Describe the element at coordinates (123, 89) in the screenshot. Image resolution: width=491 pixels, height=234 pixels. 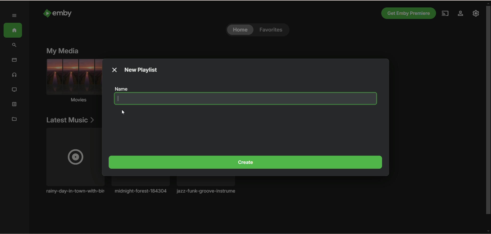
I see `name` at that location.